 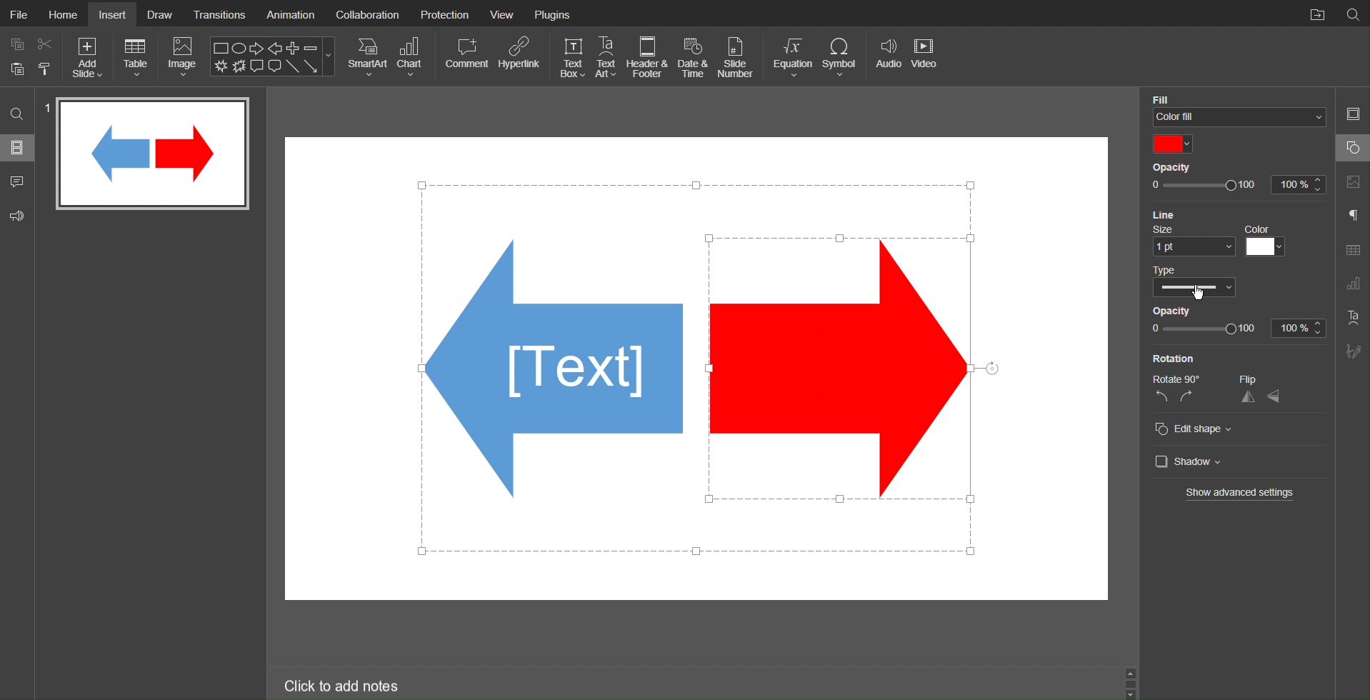 What do you see at coordinates (840, 56) in the screenshot?
I see `Symbol` at bounding box center [840, 56].